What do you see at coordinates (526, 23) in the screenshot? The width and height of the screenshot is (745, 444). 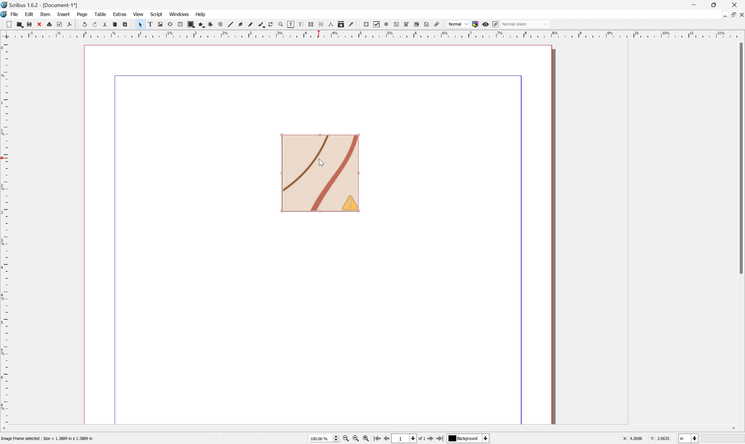 I see `Normal Vision` at bounding box center [526, 23].